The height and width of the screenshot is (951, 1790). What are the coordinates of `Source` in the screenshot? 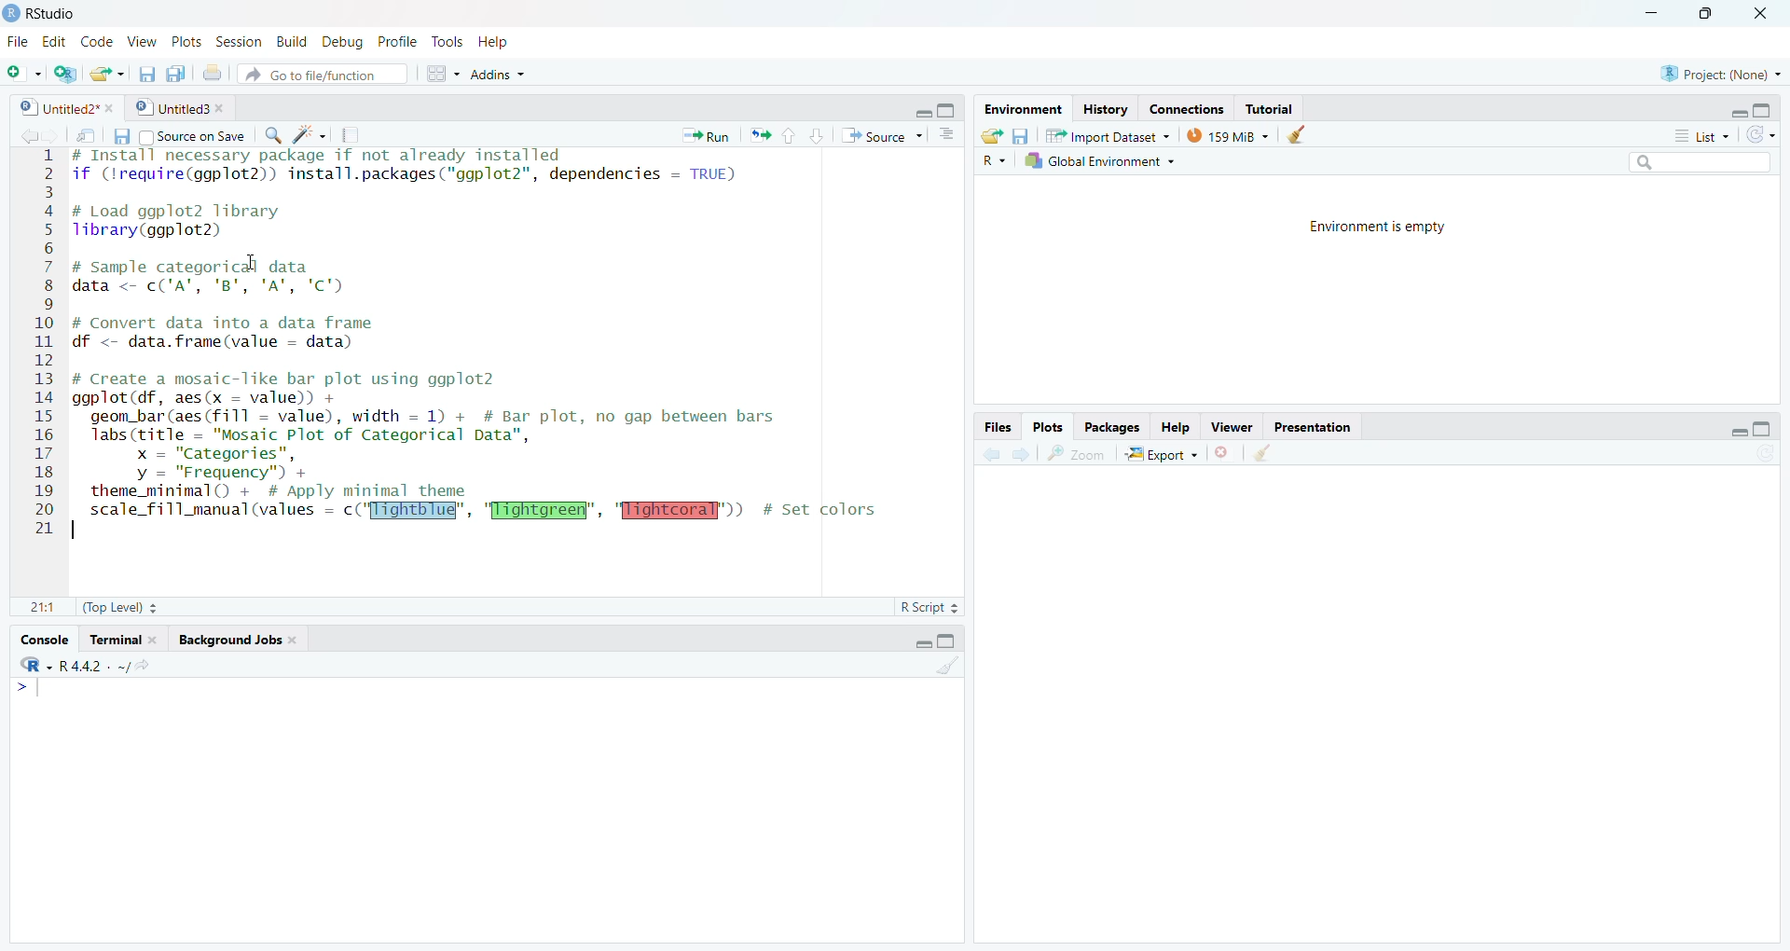 It's located at (880, 138).